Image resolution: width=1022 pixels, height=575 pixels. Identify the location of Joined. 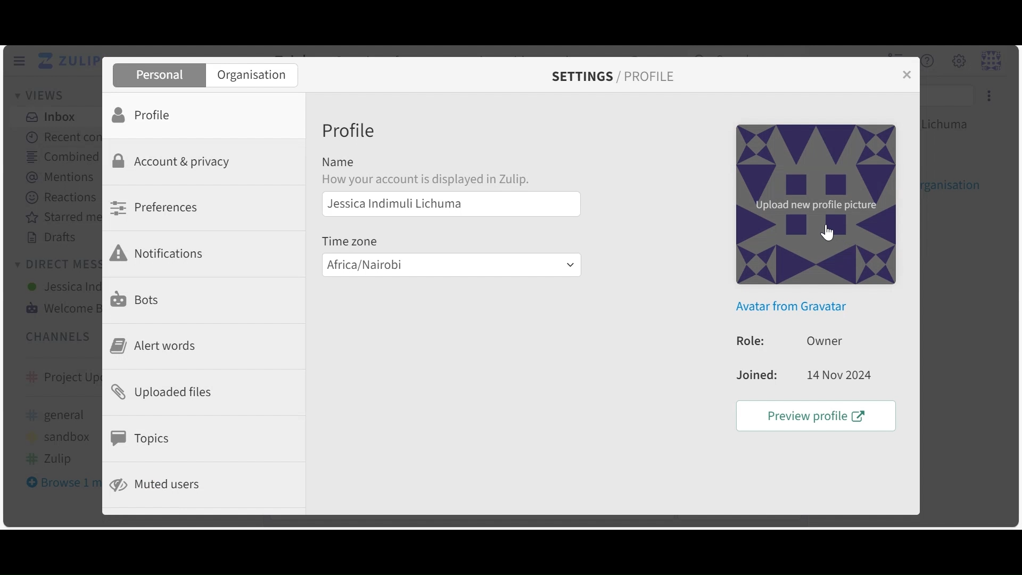
(801, 375).